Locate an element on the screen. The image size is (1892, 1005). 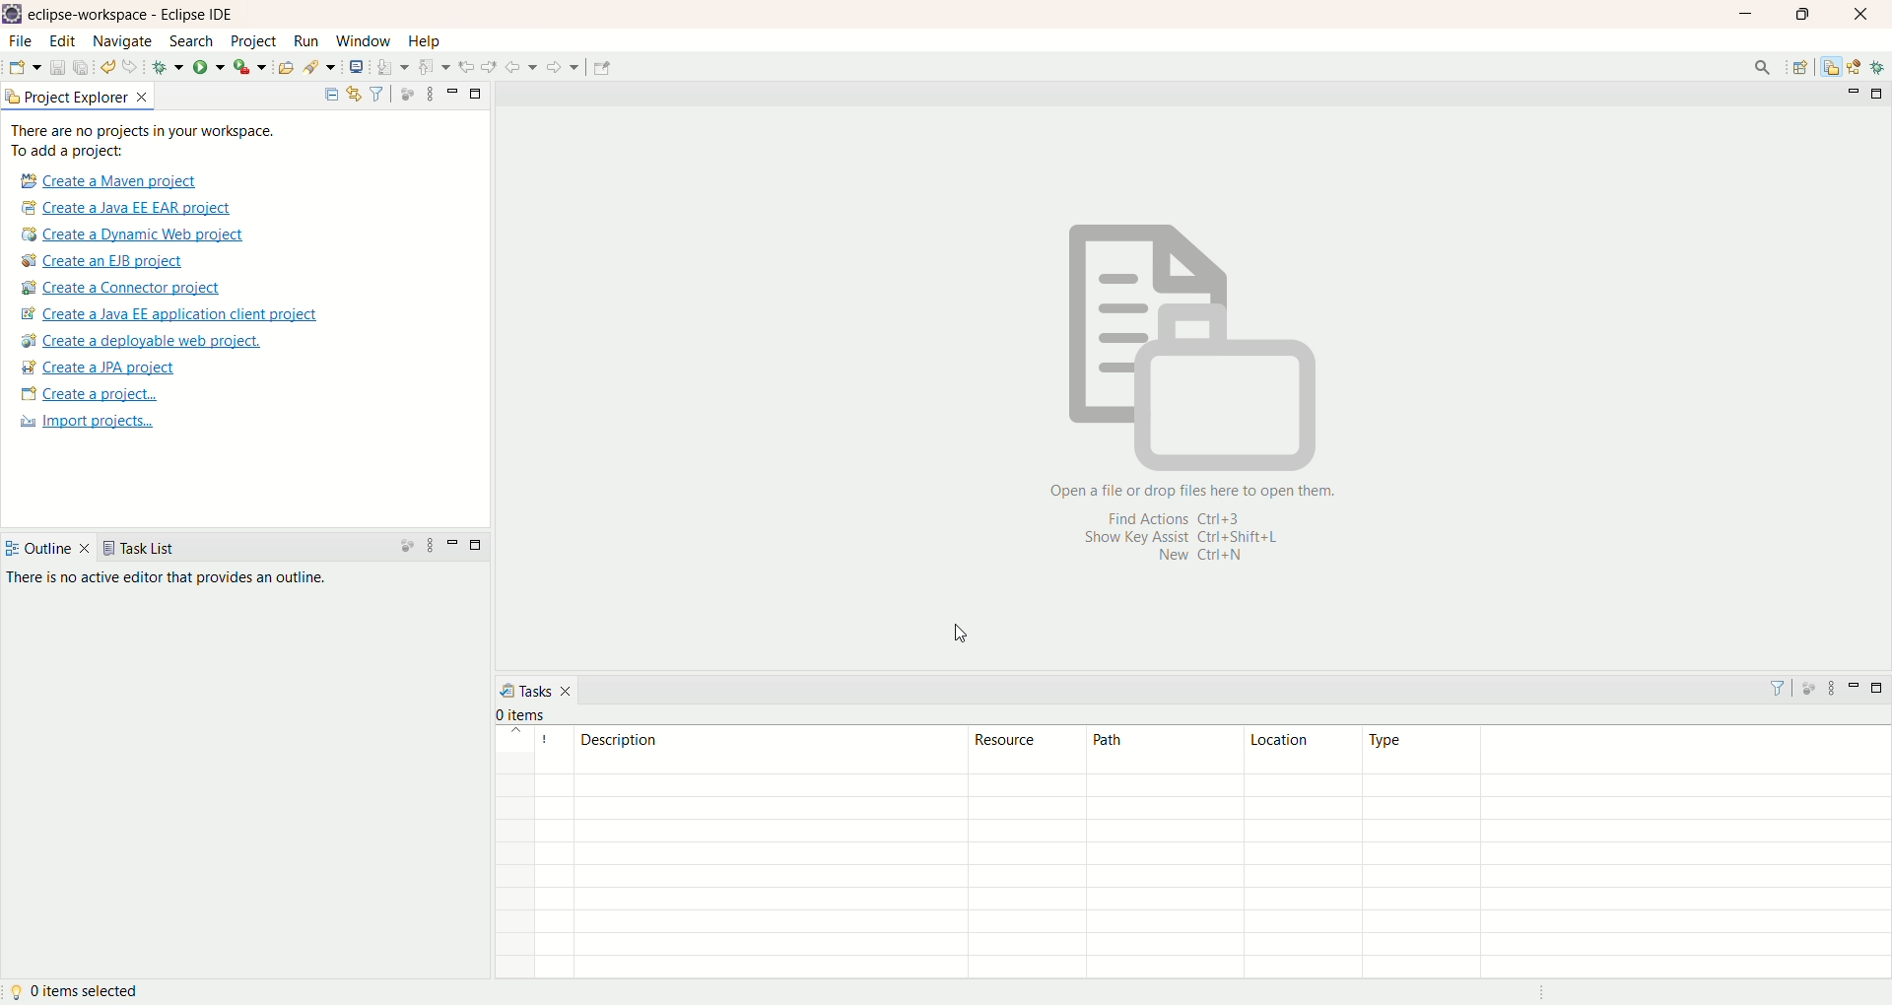
minimize is located at coordinates (1753, 17).